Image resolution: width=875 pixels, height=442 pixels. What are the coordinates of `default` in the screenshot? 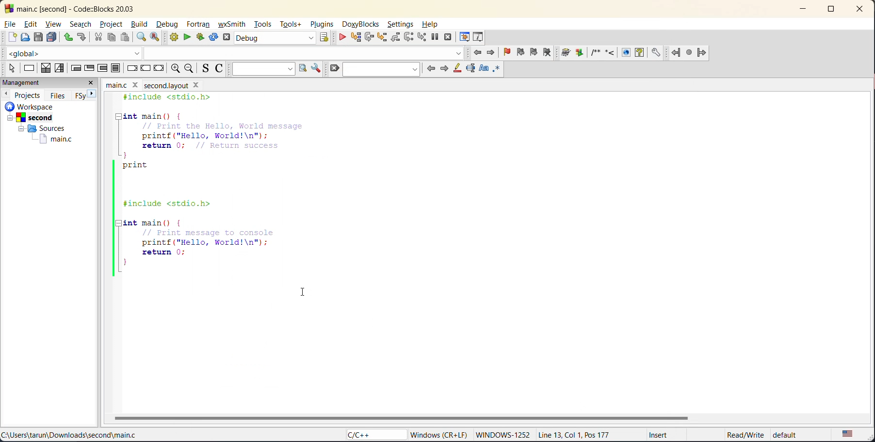 It's located at (794, 435).